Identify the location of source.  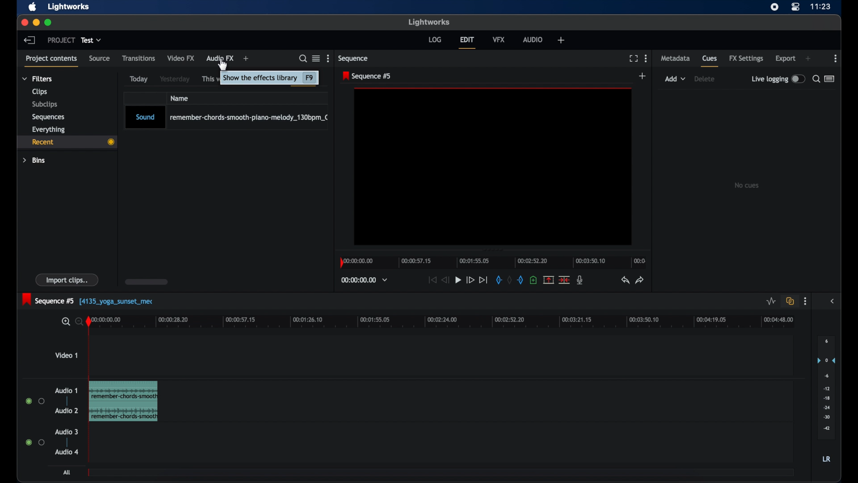
(99, 58).